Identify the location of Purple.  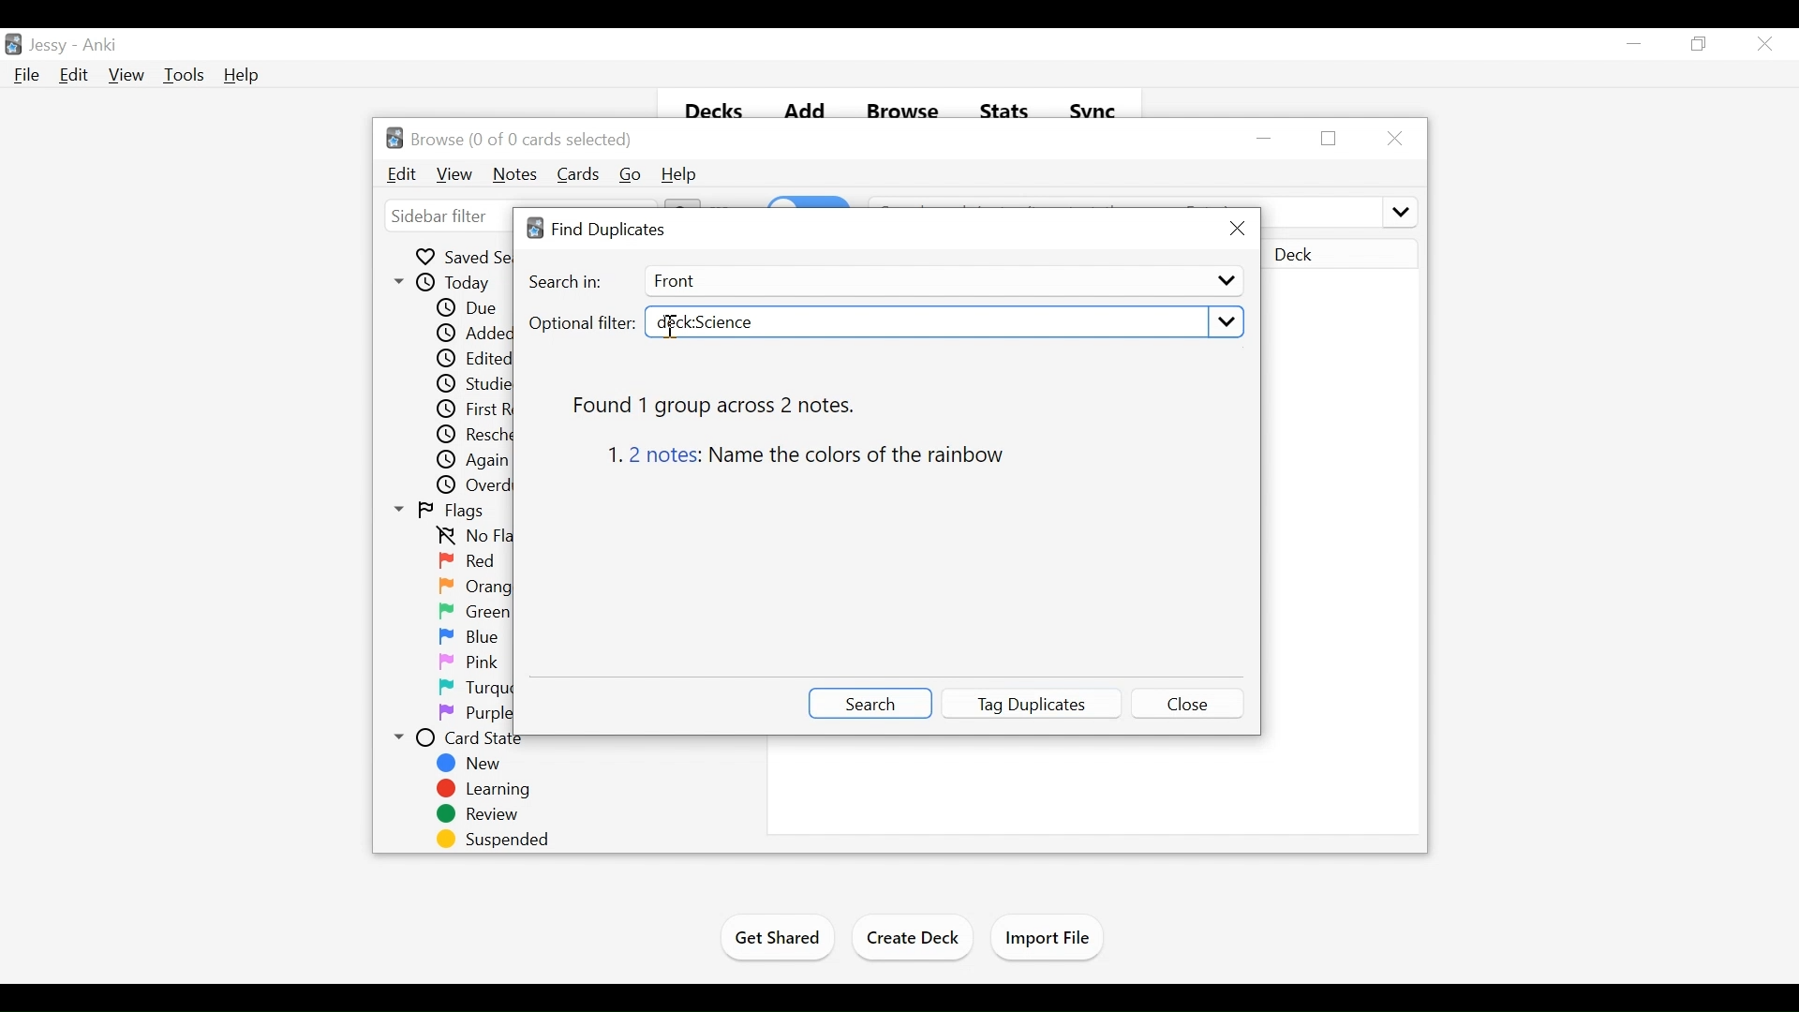
(476, 714).